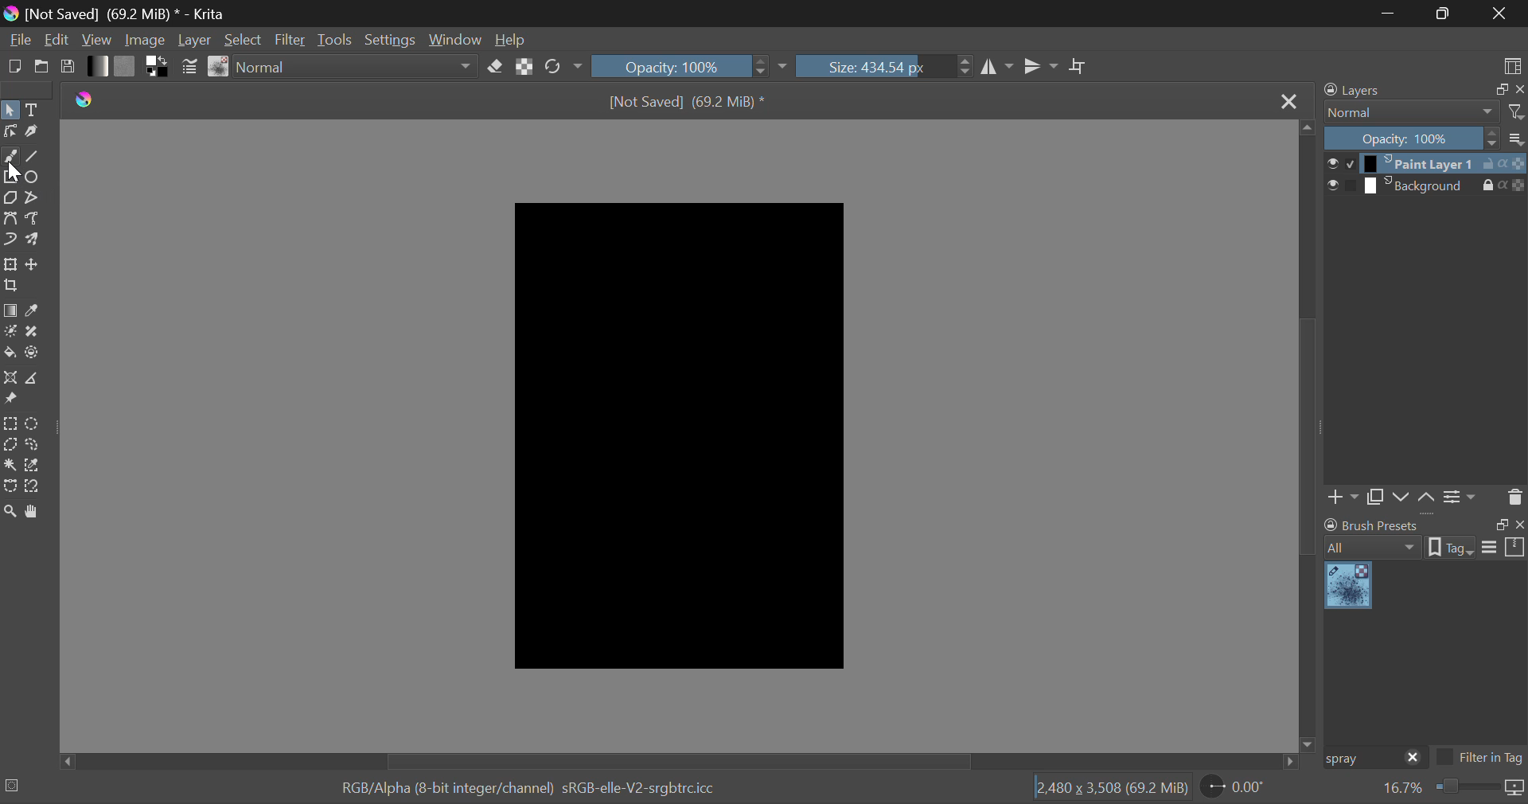 The width and height of the screenshot is (1528, 804). I want to click on Settings, so click(1462, 498).